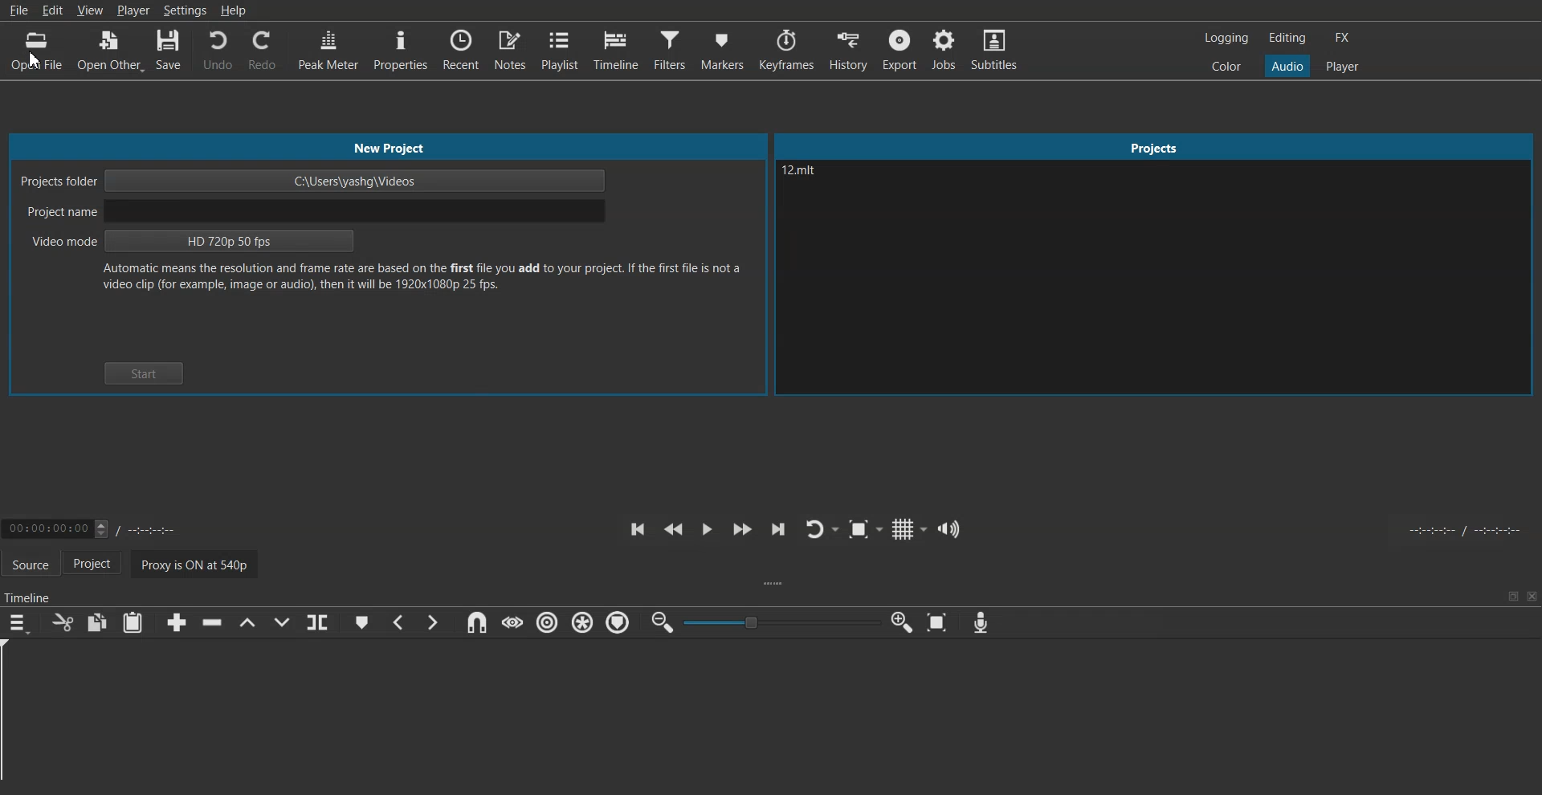 The image size is (1542, 795). What do you see at coordinates (133, 622) in the screenshot?
I see `Paste` at bounding box center [133, 622].